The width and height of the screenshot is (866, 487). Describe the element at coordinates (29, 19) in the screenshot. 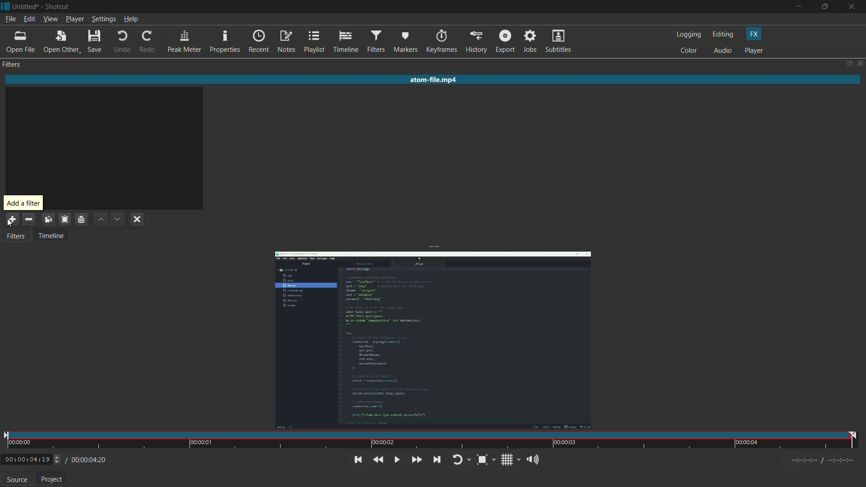

I see `edit menu` at that location.